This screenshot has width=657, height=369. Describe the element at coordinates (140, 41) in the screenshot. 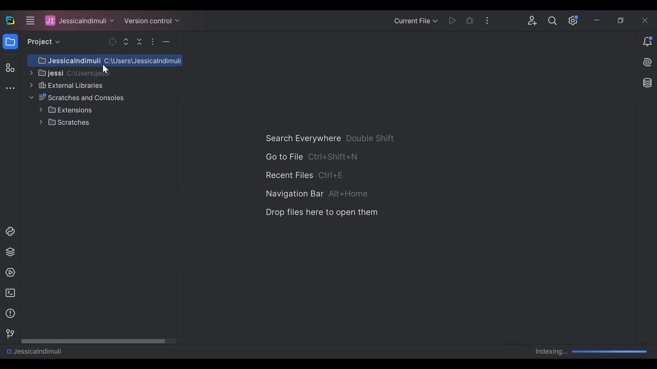

I see `Collapse All` at that location.